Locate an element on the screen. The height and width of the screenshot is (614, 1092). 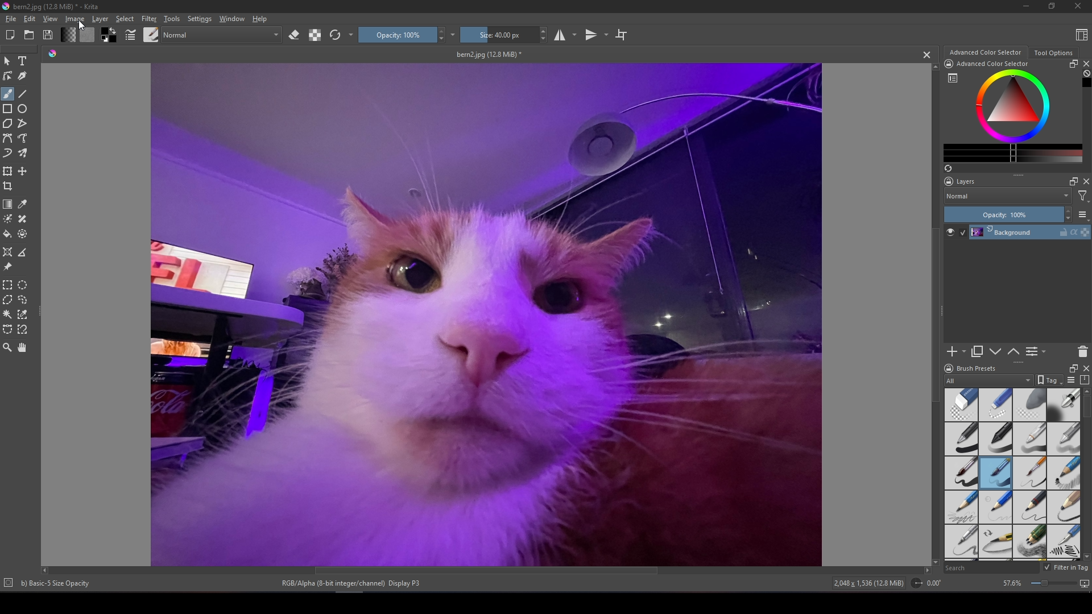
Blending mode is located at coordinates (1007, 197).